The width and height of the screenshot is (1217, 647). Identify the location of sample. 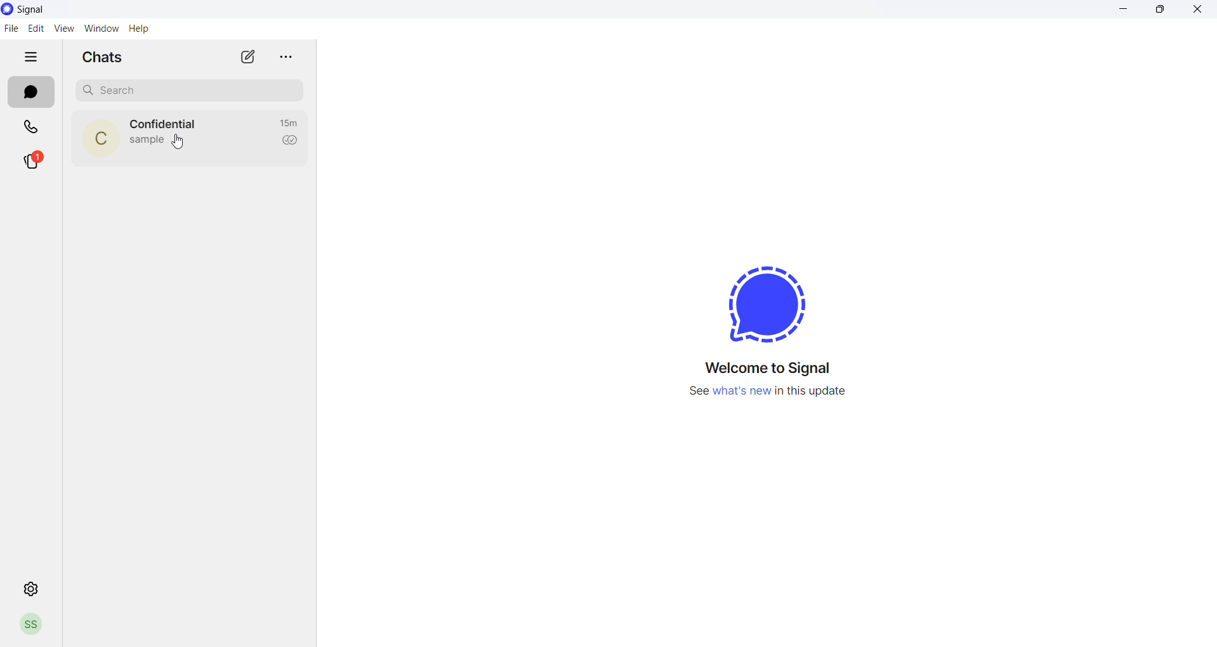
(148, 141).